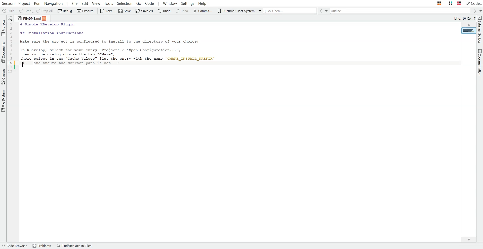 The image size is (483, 249). I want to click on --> (commenting the text), so click(118, 63).